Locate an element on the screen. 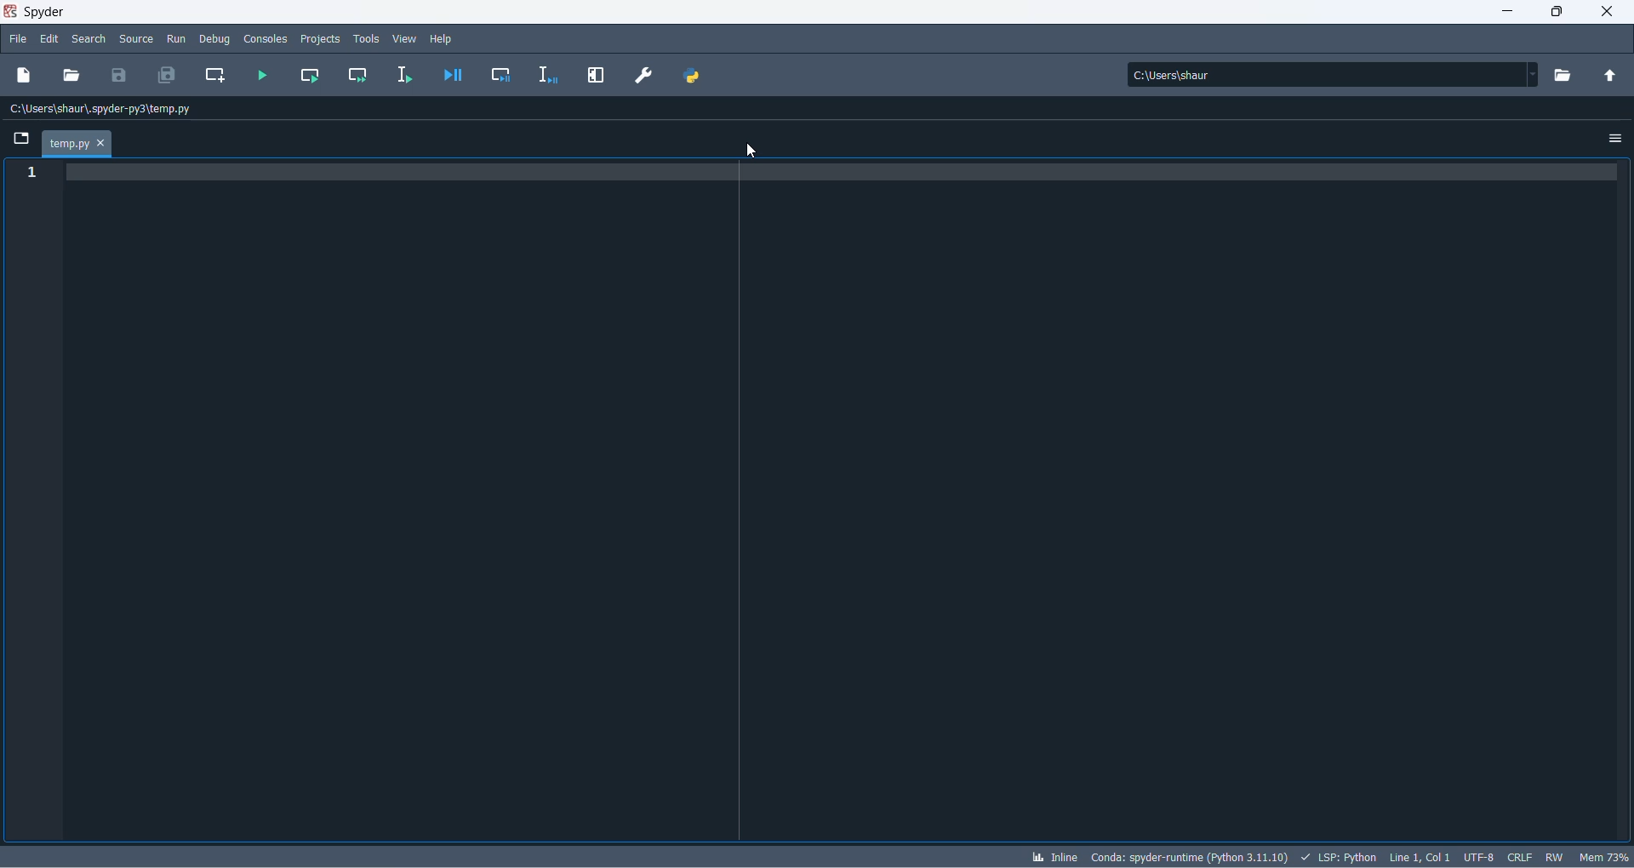  options is located at coordinates (1614, 139).